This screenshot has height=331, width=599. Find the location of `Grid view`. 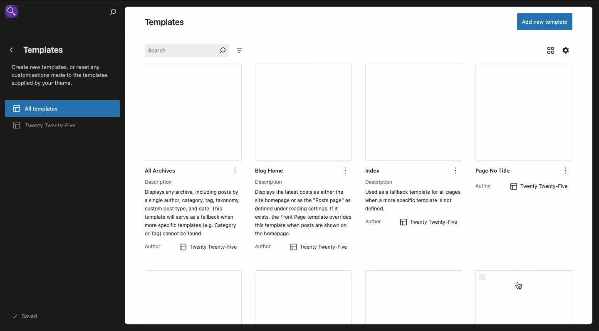

Grid view is located at coordinates (552, 51).